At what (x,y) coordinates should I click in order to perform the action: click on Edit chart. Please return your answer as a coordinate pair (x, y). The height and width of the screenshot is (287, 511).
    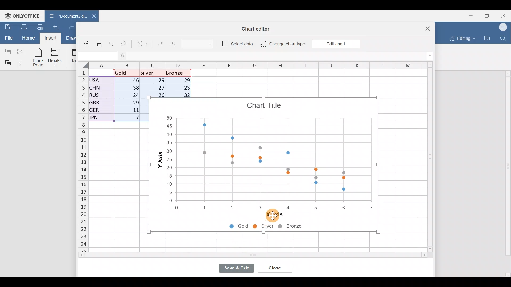
    Looking at the image, I should click on (335, 44).